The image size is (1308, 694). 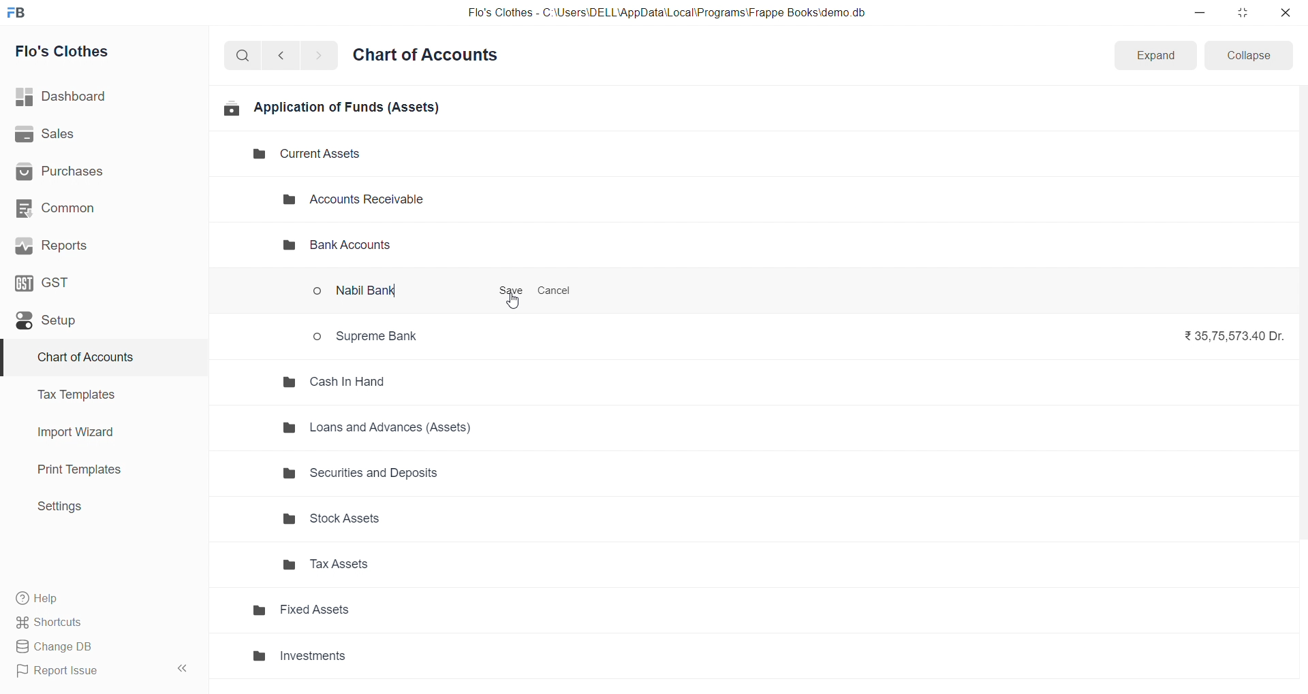 I want to click on Accounts Receivable, so click(x=365, y=200).